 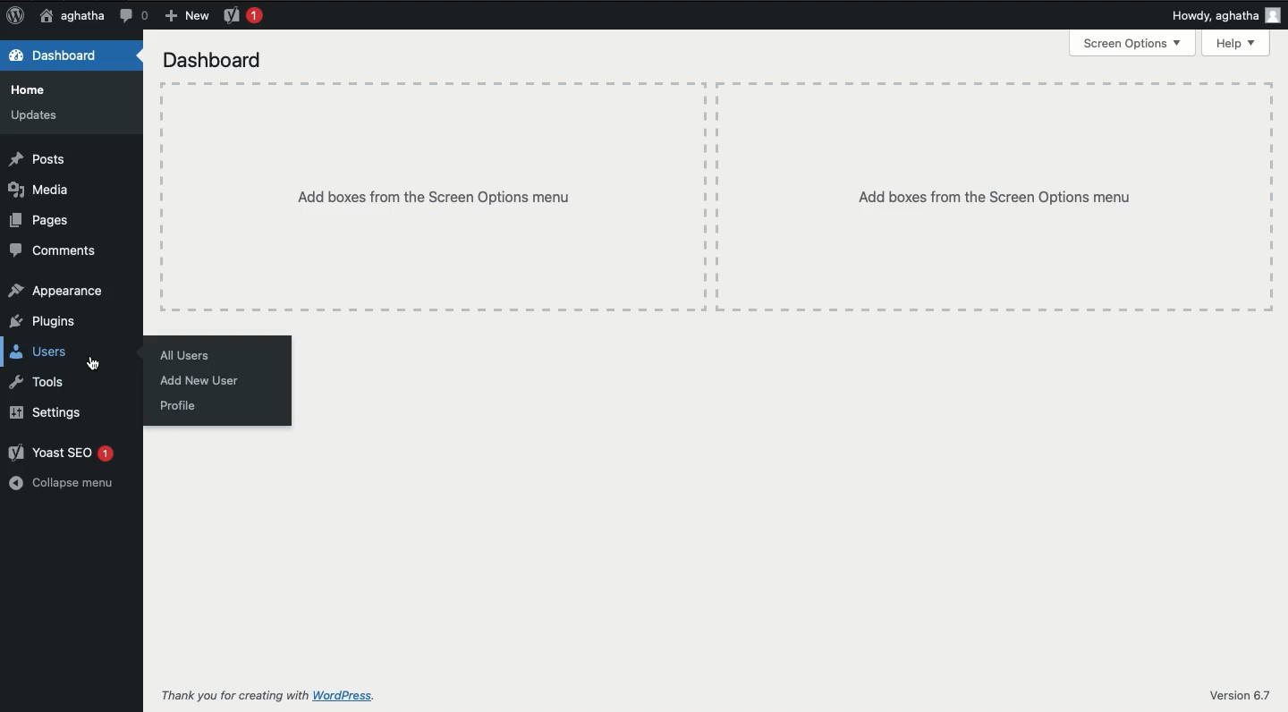 What do you see at coordinates (1226, 15) in the screenshot?
I see `Howdy, aghatha` at bounding box center [1226, 15].